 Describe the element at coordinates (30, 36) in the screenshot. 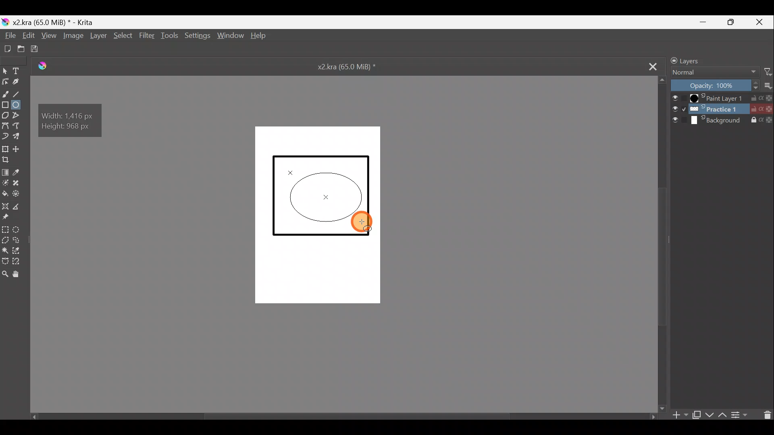

I see `Edit` at that location.